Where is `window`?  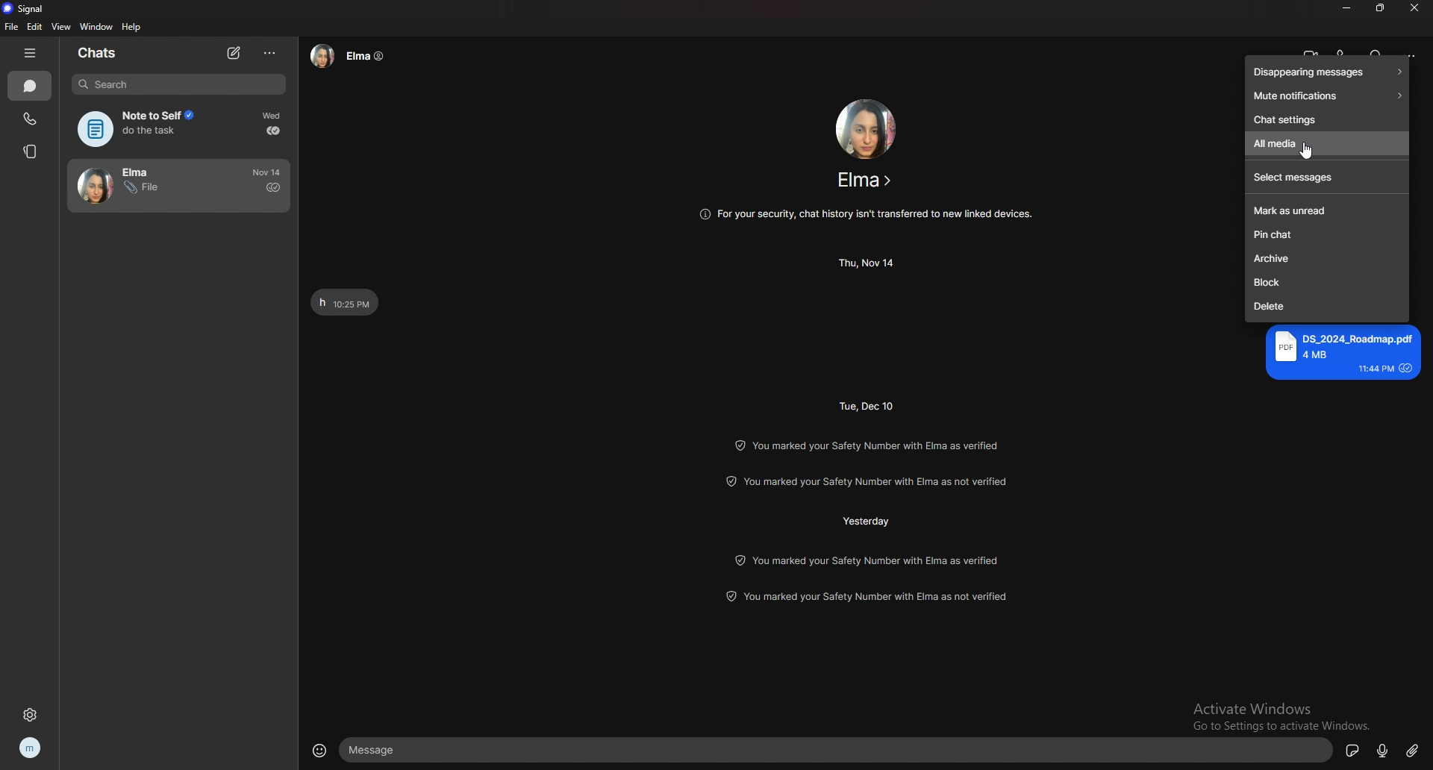 window is located at coordinates (96, 26).